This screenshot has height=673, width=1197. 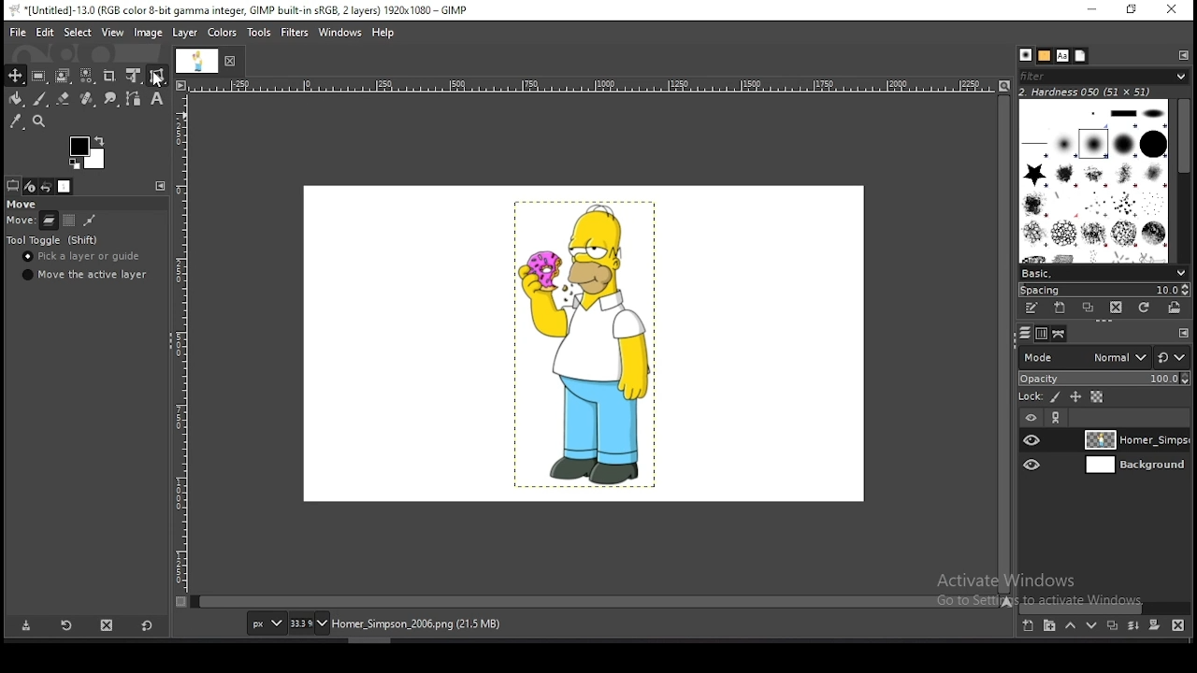 I want to click on save tool preset, so click(x=26, y=626).